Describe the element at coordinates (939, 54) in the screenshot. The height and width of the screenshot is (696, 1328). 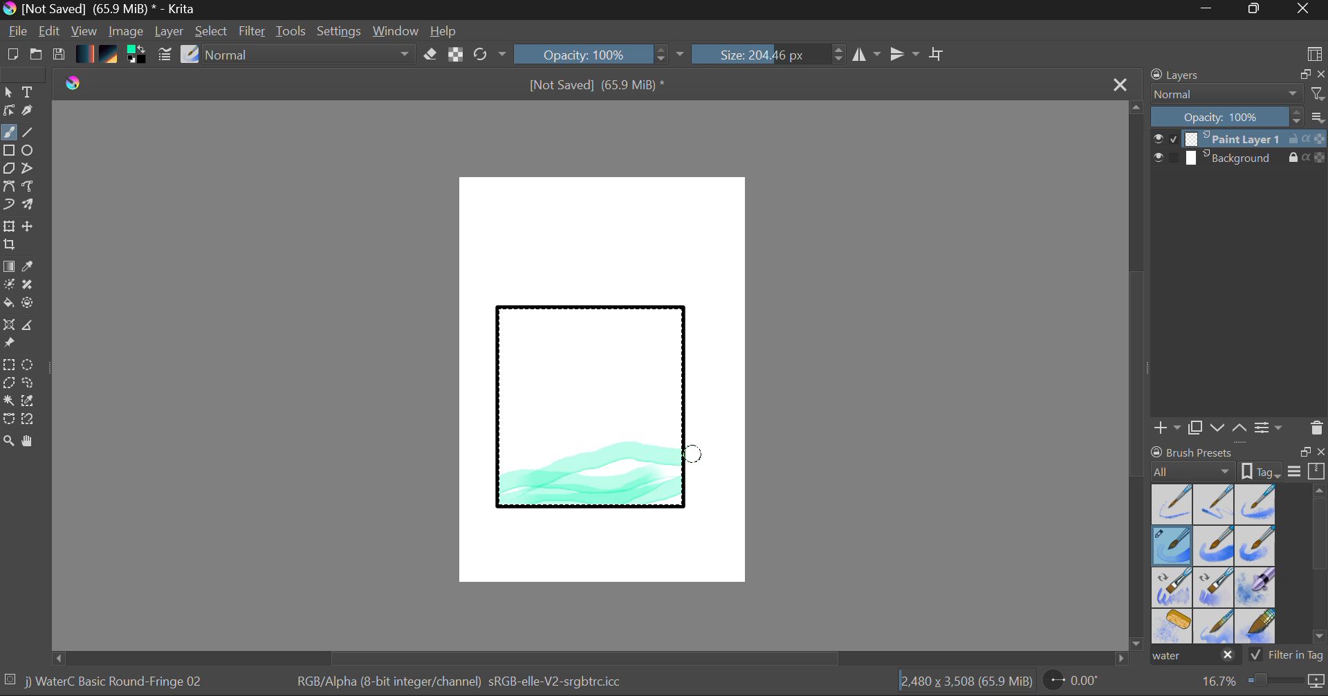
I see `Crop` at that location.